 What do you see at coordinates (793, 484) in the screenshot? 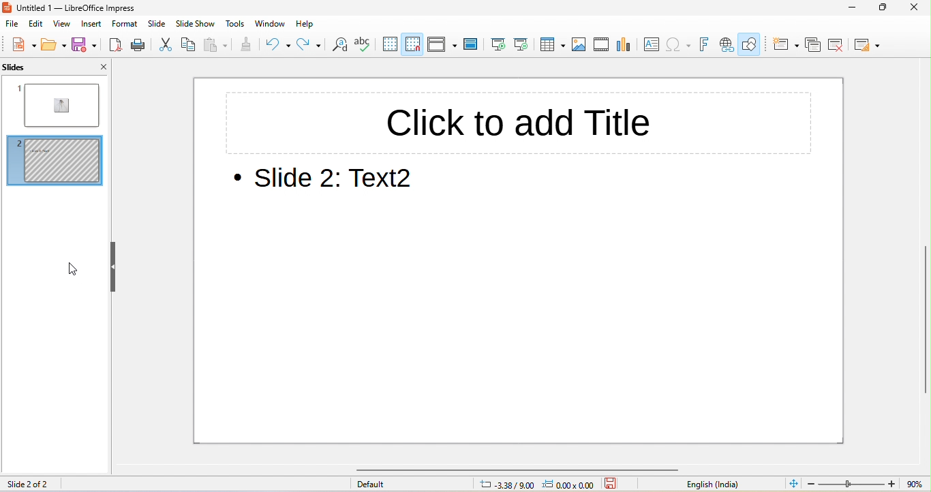
I see `fit slide to current window` at bounding box center [793, 484].